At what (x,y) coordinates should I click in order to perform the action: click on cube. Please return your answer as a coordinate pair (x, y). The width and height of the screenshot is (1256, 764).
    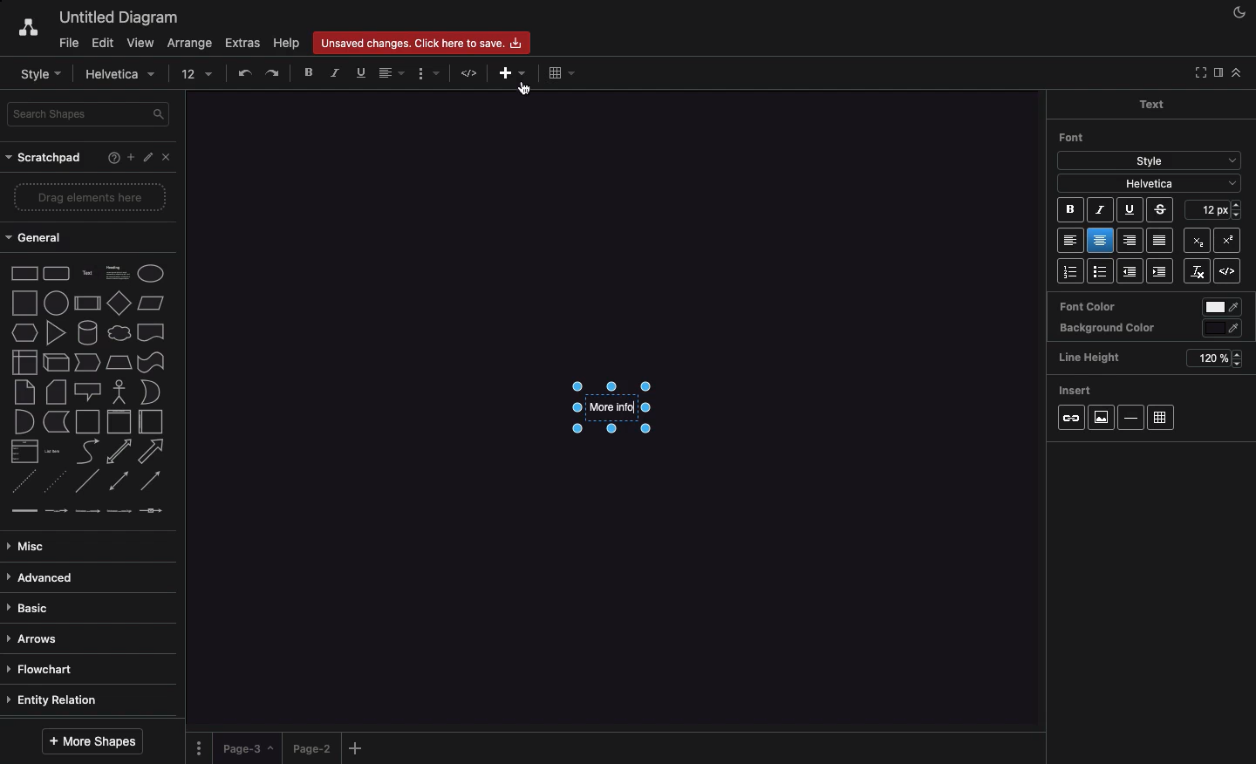
    Looking at the image, I should click on (56, 363).